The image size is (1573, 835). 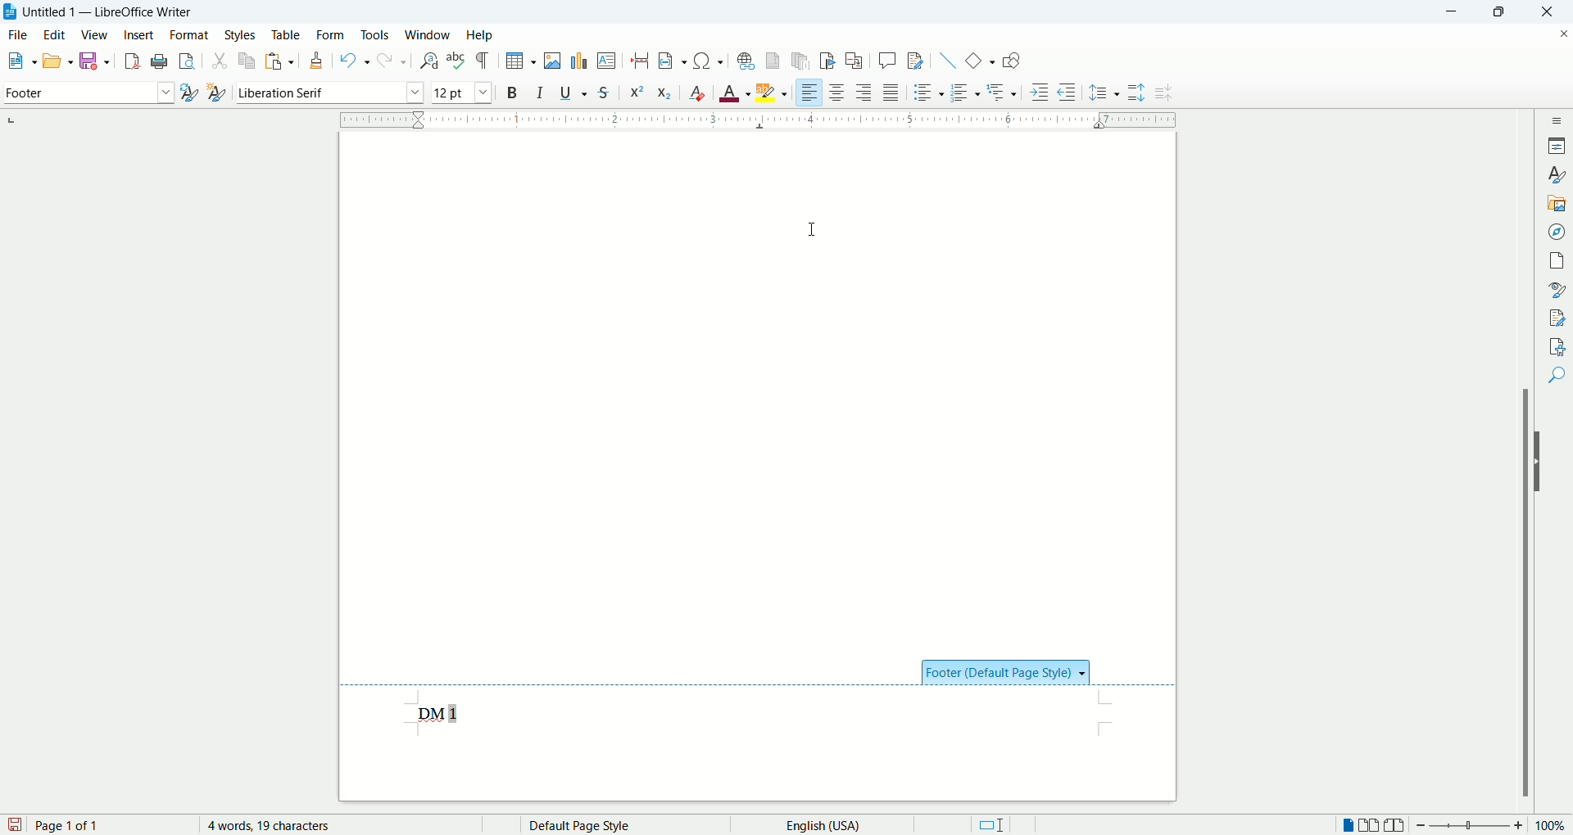 I want to click on footer section, so click(x=1009, y=669).